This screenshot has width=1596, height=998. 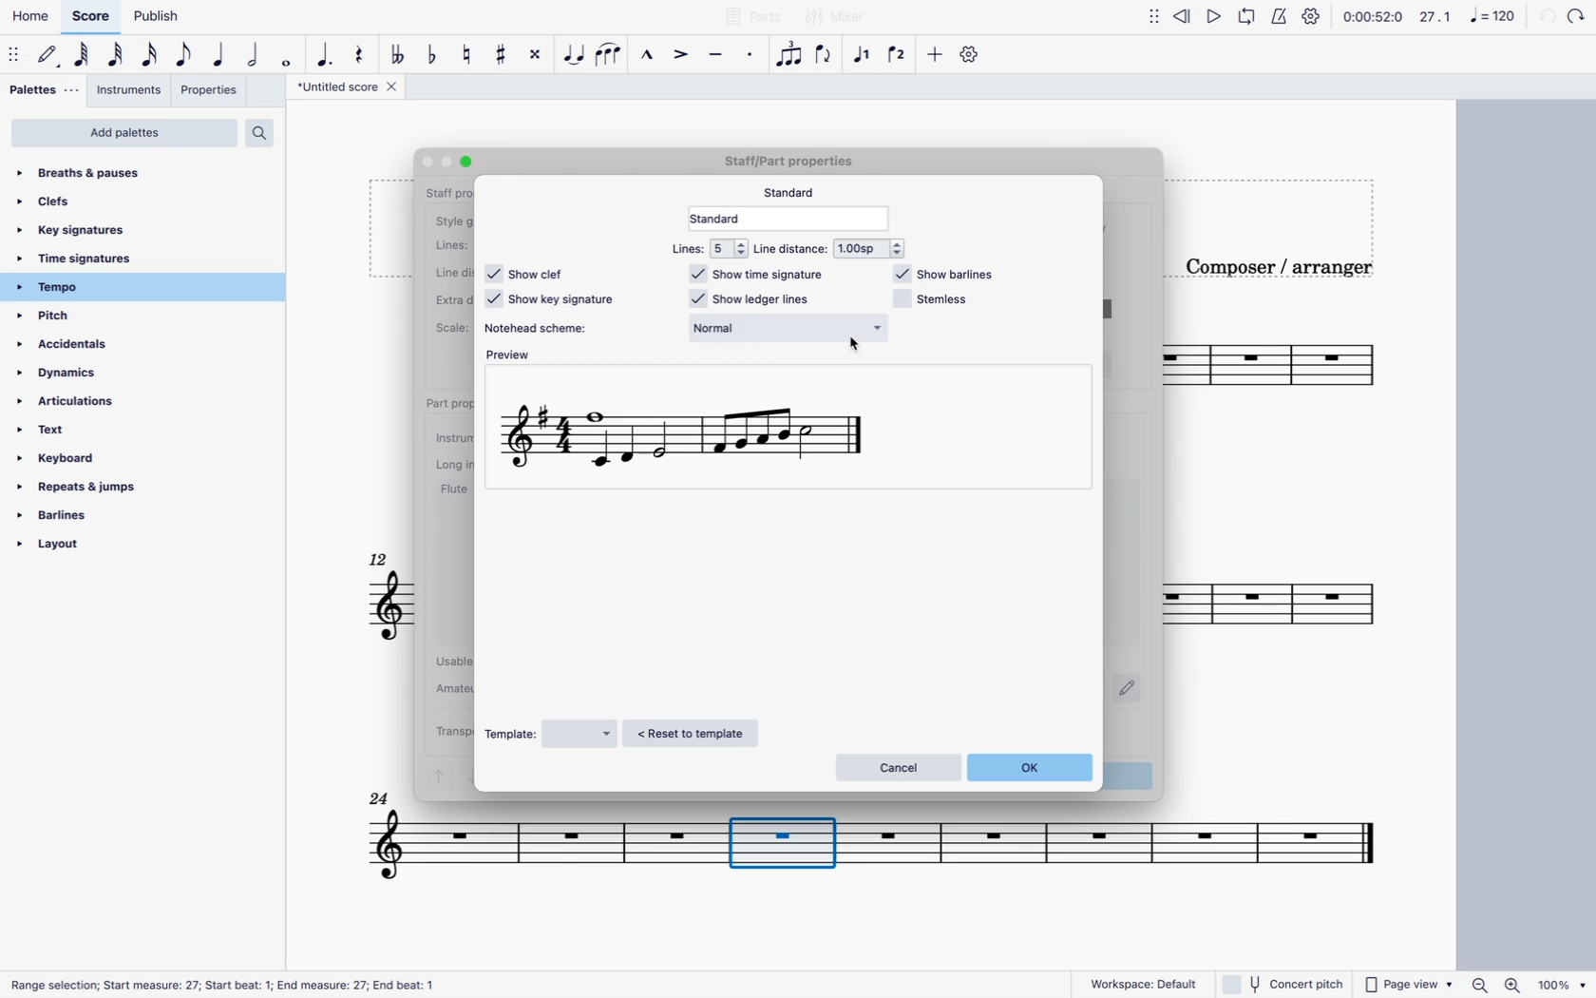 What do you see at coordinates (533, 54) in the screenshot?
I see `toggle double sharp` at bounding box center [533, 54].